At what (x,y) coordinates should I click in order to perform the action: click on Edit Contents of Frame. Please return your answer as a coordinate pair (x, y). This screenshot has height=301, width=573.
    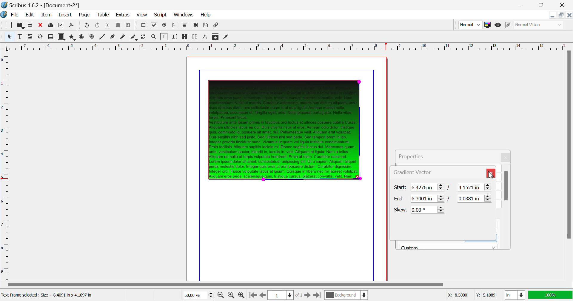
    Looking at the image, I should click on (164, 37).